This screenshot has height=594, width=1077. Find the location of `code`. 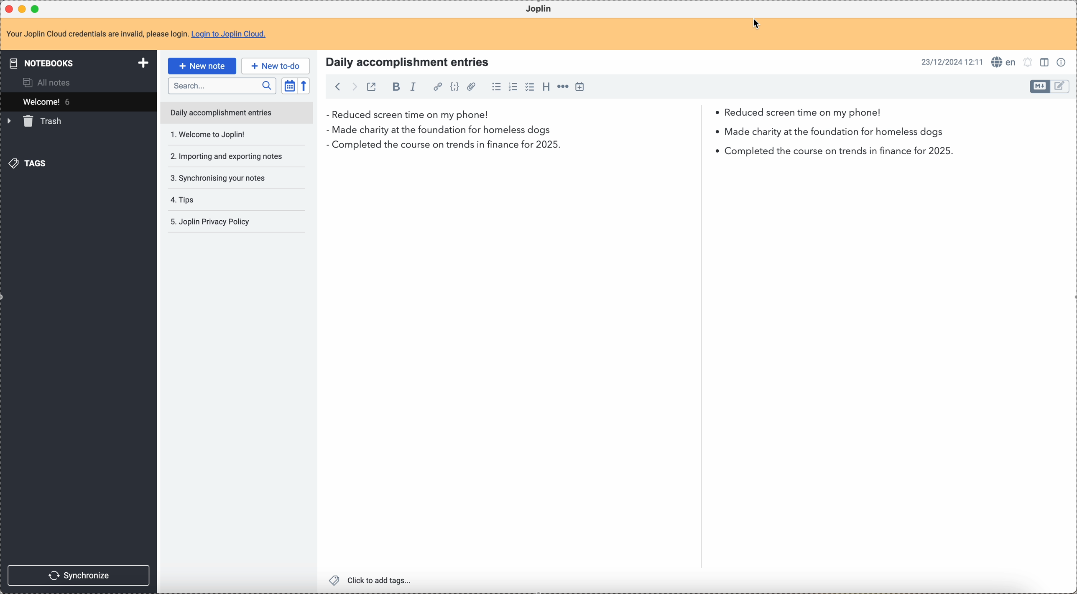

code is located at coordinates (454, 87).